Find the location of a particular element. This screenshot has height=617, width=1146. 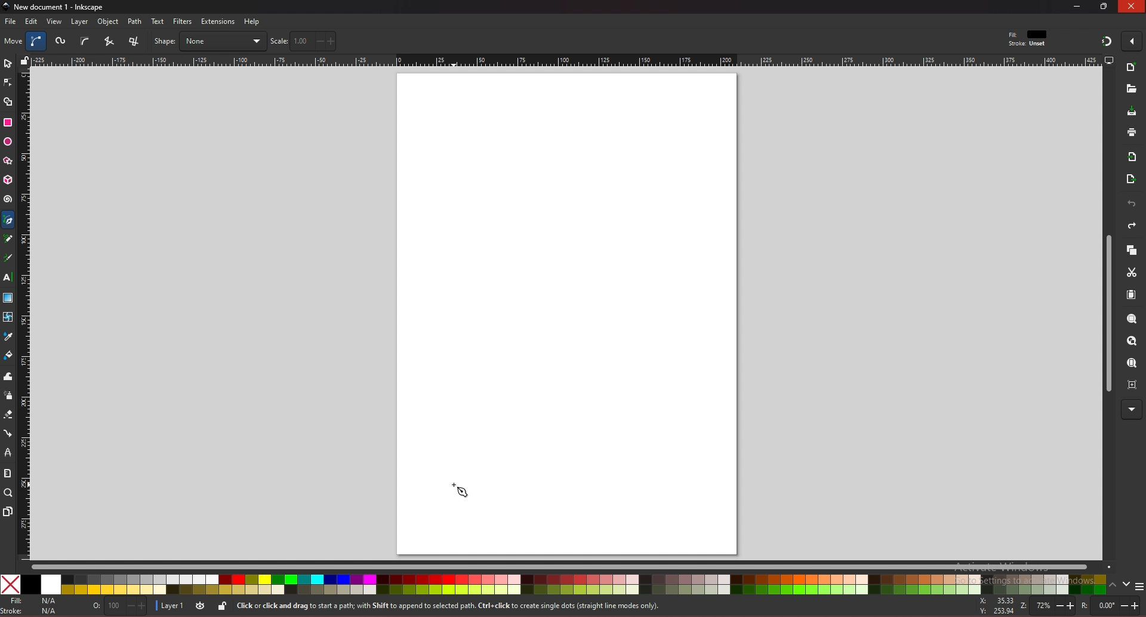

lpe is located at coordinates (8, 452).